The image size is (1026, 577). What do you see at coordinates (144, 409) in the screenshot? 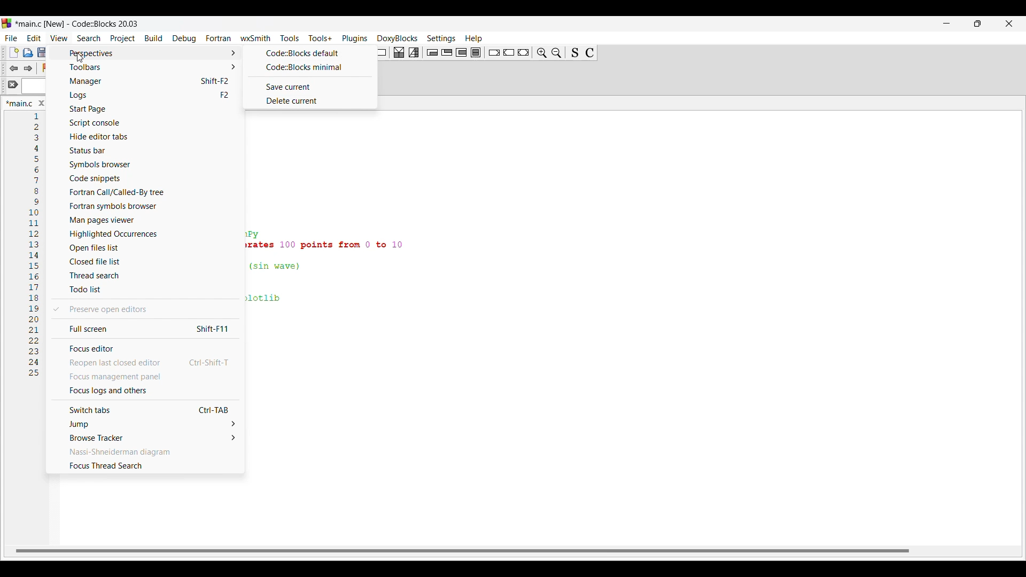
I see `Switch tabs` at bounding box center [144, 409].